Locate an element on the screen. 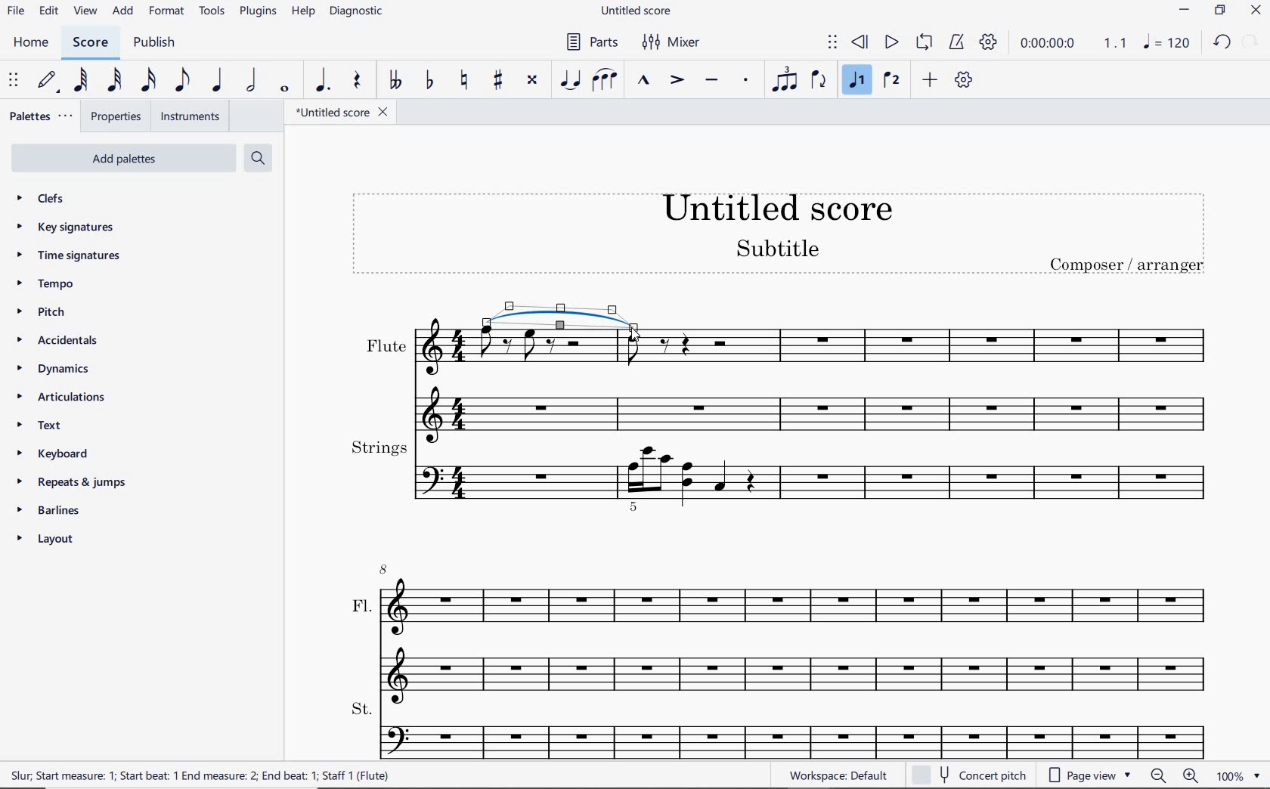 The image size is (1270, 789). keyboard is located at coordinates (50, 453).